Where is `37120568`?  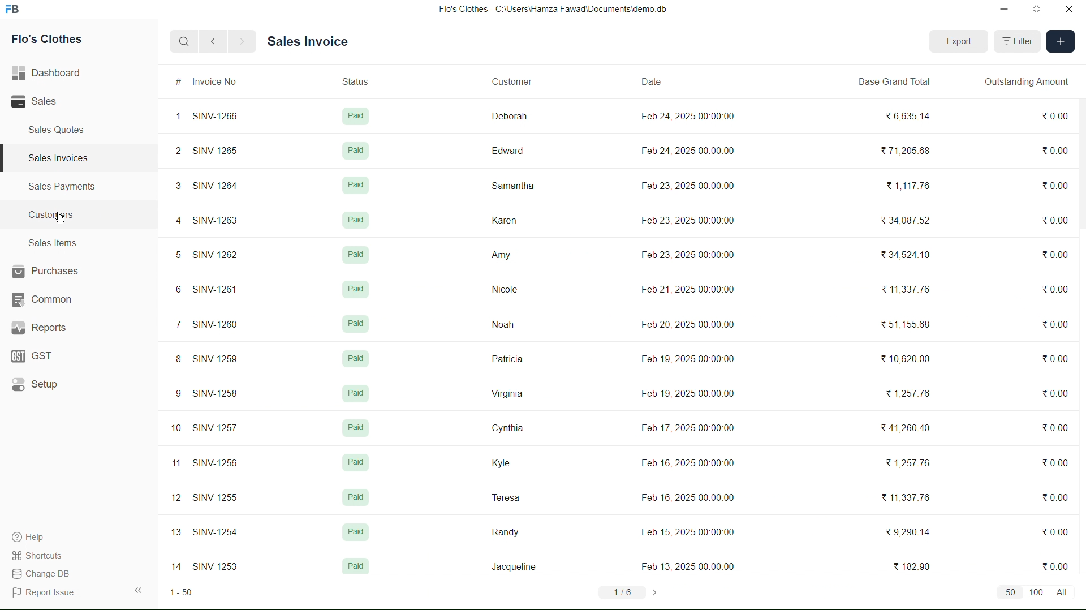
37120568 is located at coordinates (904, 153).